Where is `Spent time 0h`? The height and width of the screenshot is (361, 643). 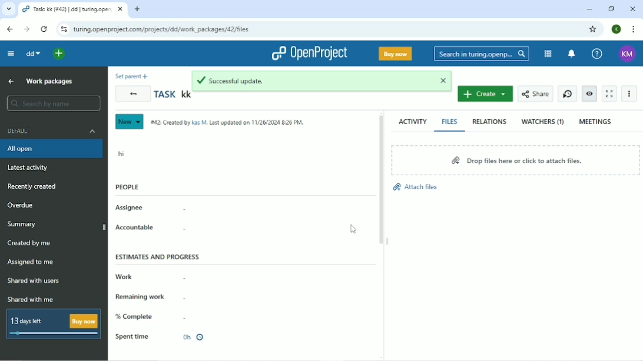 Spent time 0h is located at coordinates (163, 337).